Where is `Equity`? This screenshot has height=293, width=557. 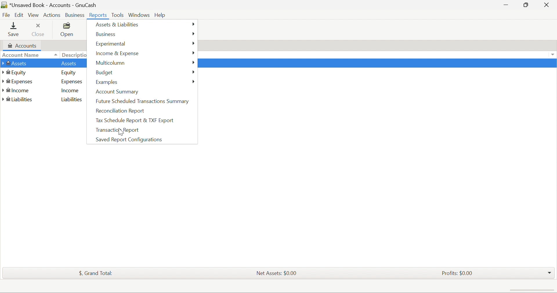 Equity is located at coordinates (69, 73).